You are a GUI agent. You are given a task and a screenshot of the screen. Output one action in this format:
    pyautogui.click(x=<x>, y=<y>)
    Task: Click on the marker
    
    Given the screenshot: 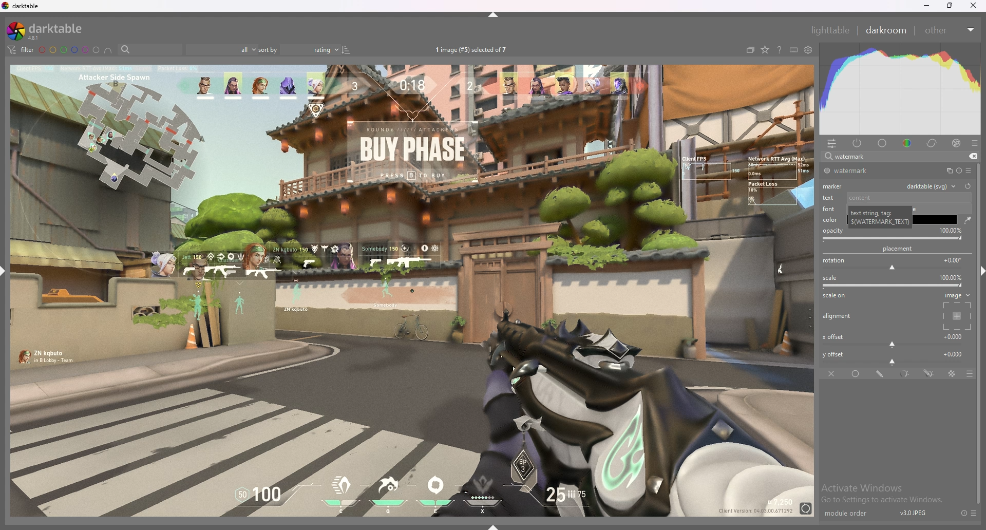 What is the action you would take?
    pyautogui.click(x=835, y=185)
    